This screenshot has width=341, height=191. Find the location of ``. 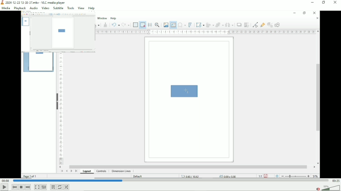

 is located at coordinates (33, 8).